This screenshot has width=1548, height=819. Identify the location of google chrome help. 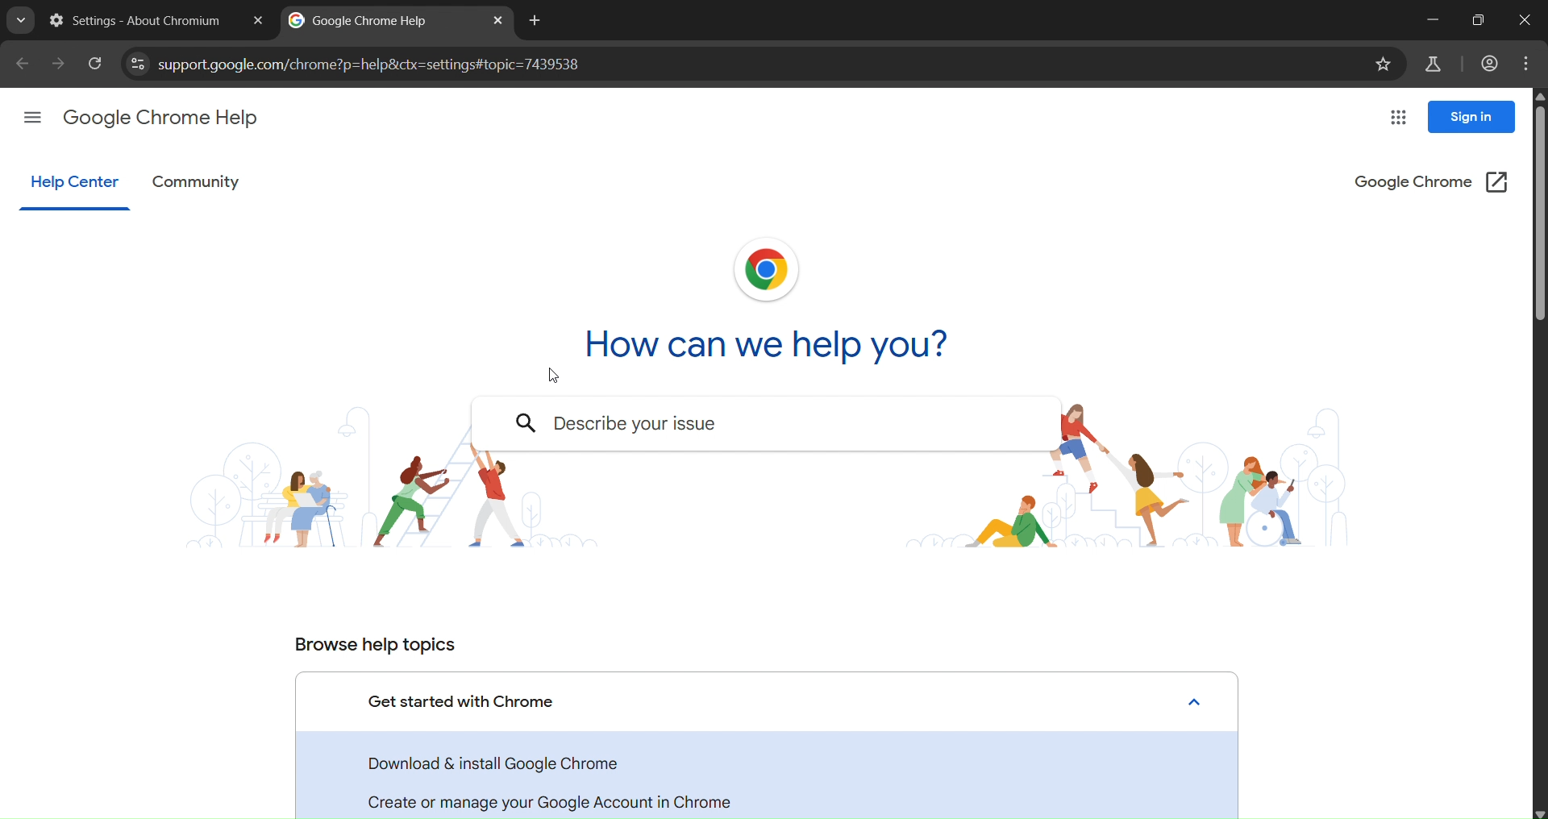
(362, 19).